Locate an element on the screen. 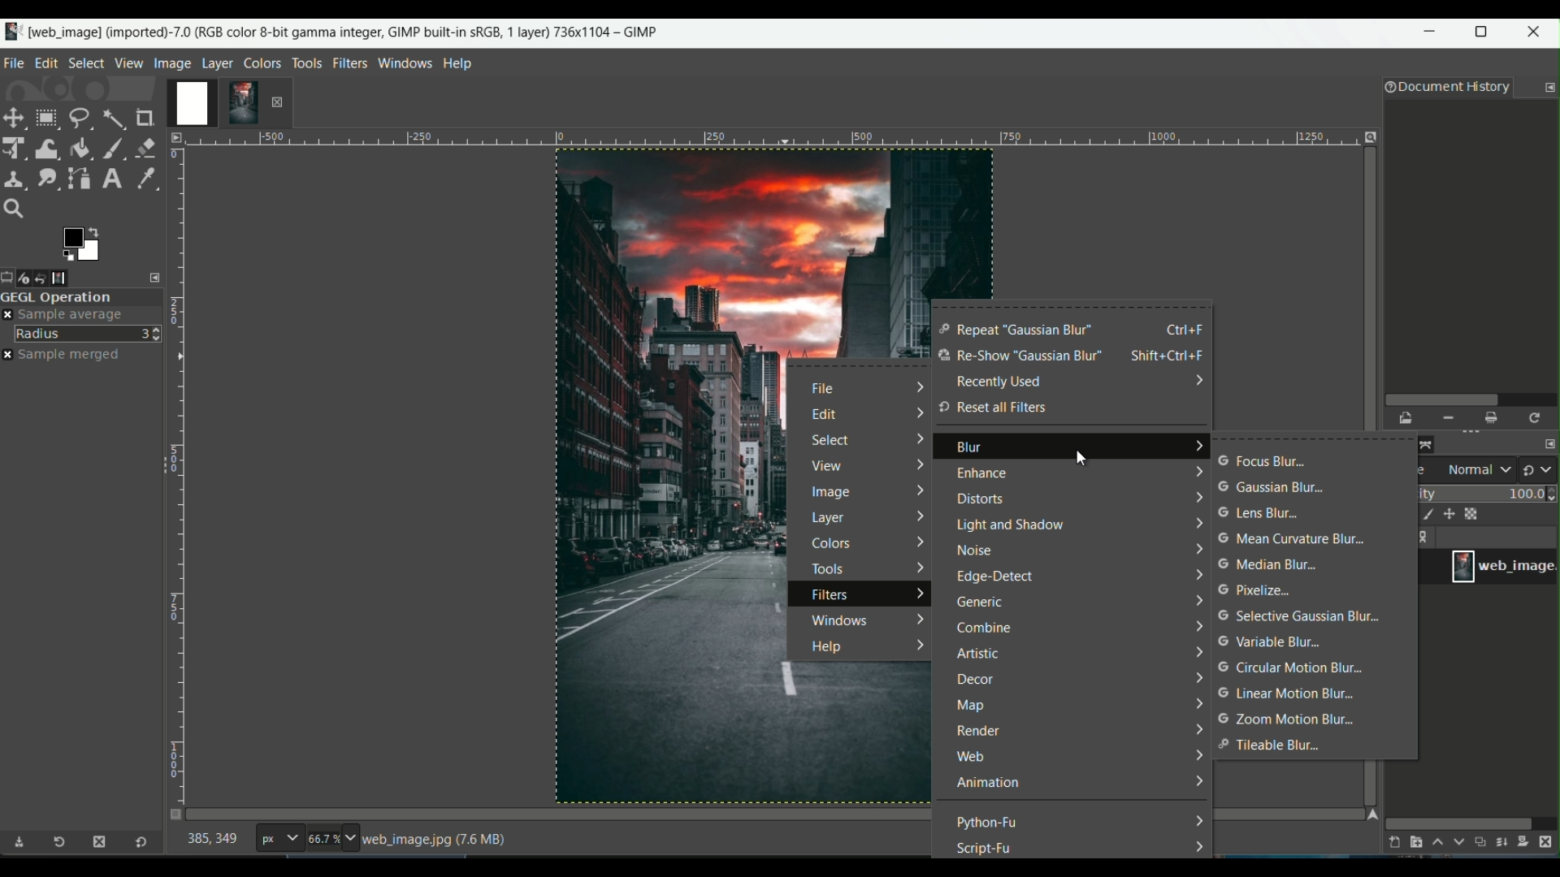 The height and width of the screenshot is (877, 1560). select tab is located at coordinates (85, 62).